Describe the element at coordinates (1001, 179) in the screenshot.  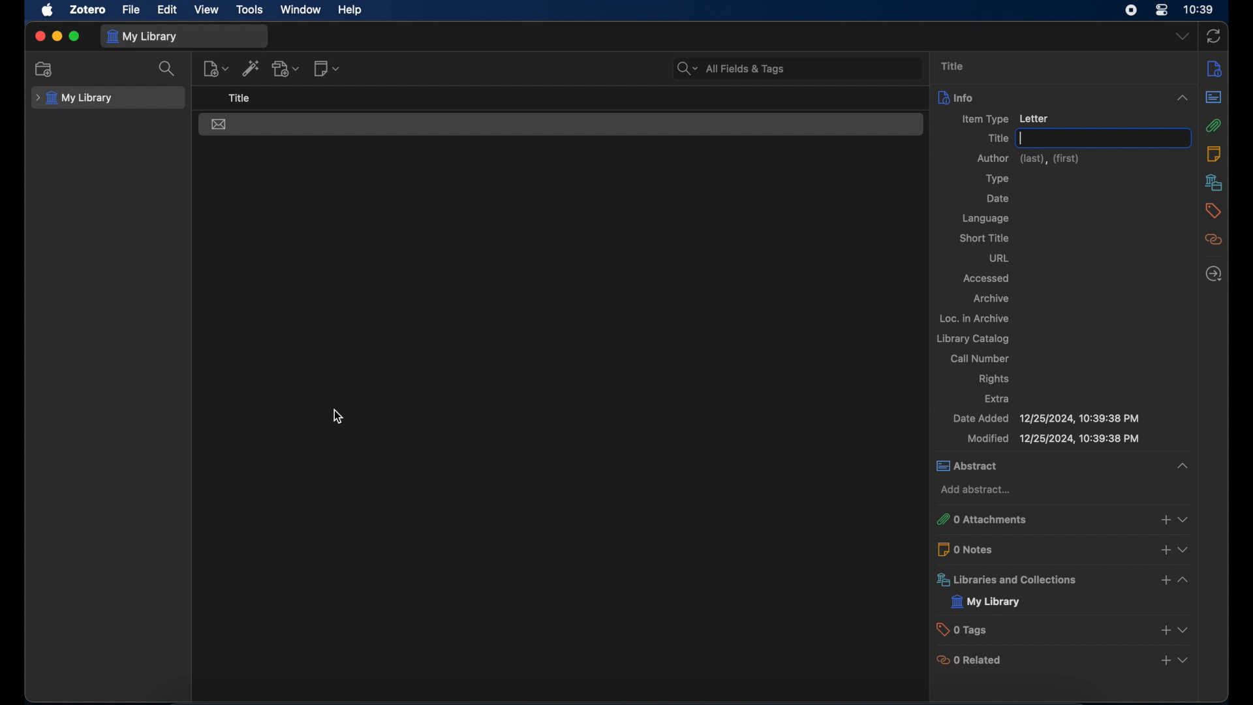
I see `type` at that location.